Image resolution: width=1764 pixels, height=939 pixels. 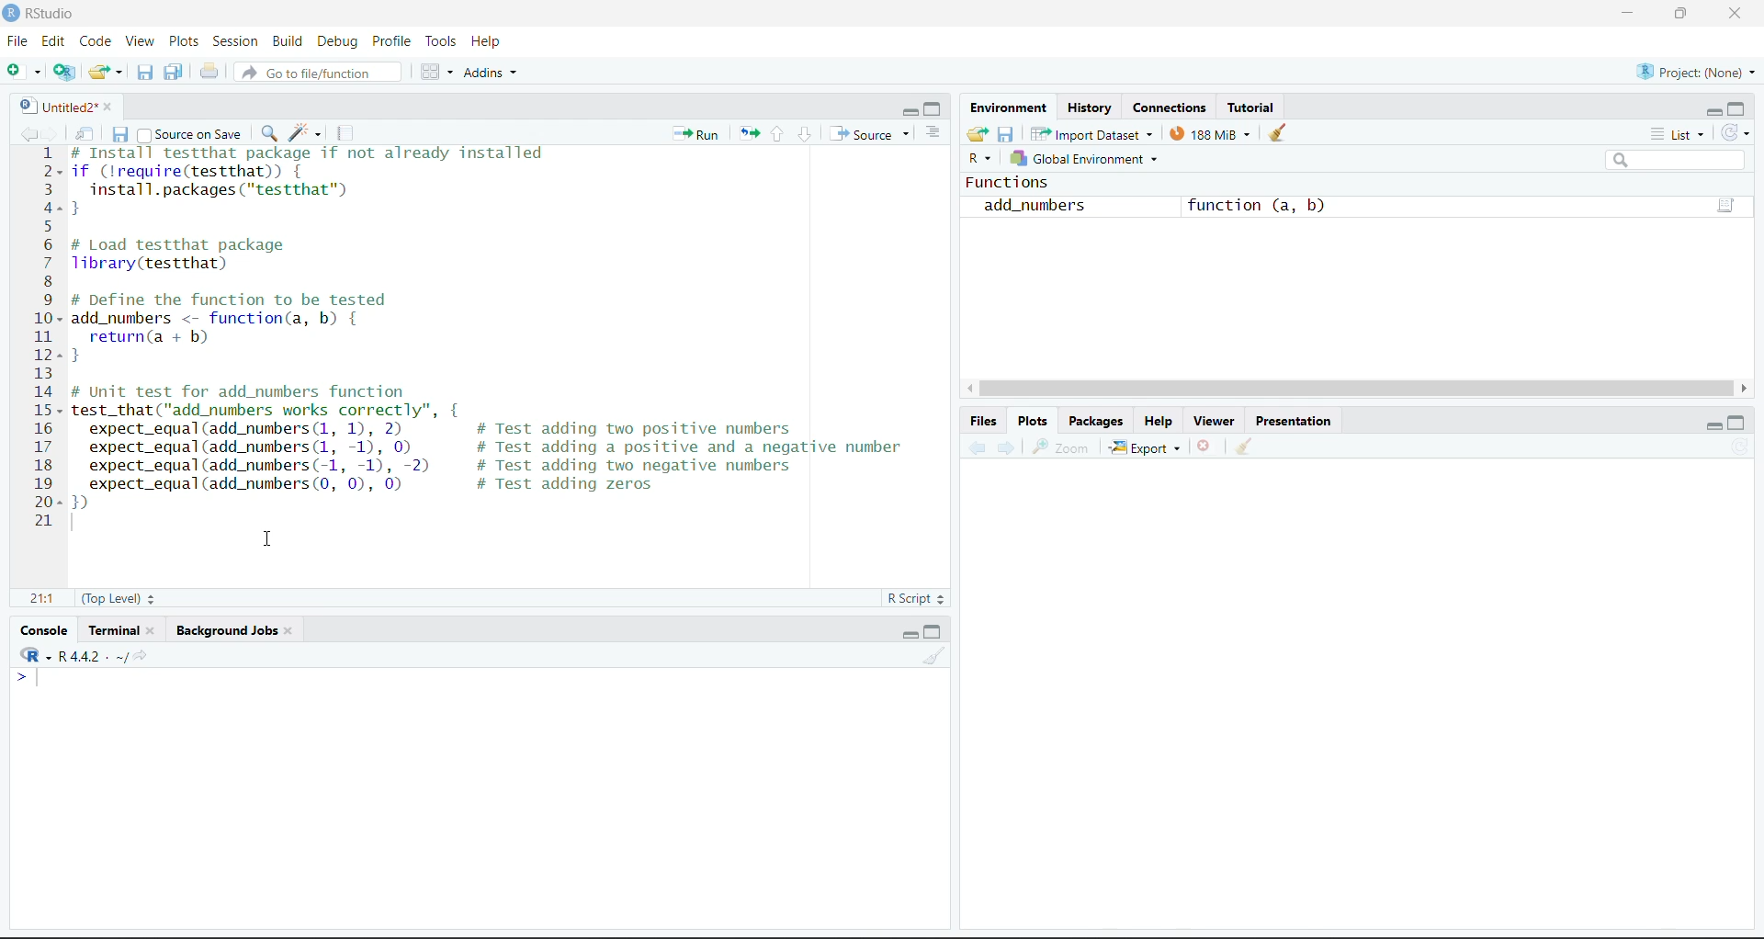 What do you see at coordinates (1726, 205) in the screenshot?
I see `function(a,b)` at bounding box center [1726, 205].